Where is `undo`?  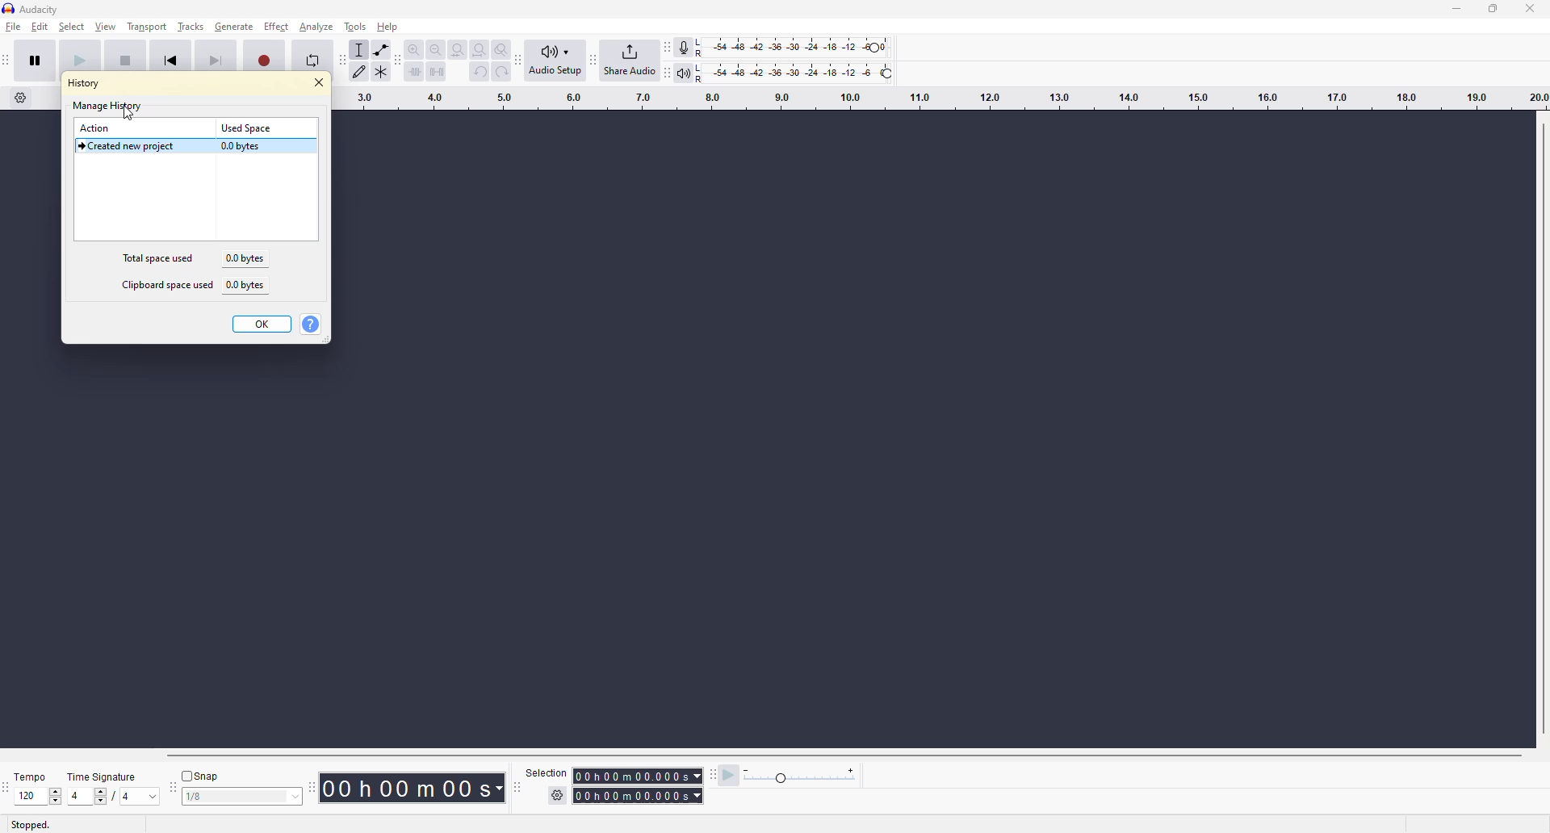
undo is located at coordinates (478, 73).